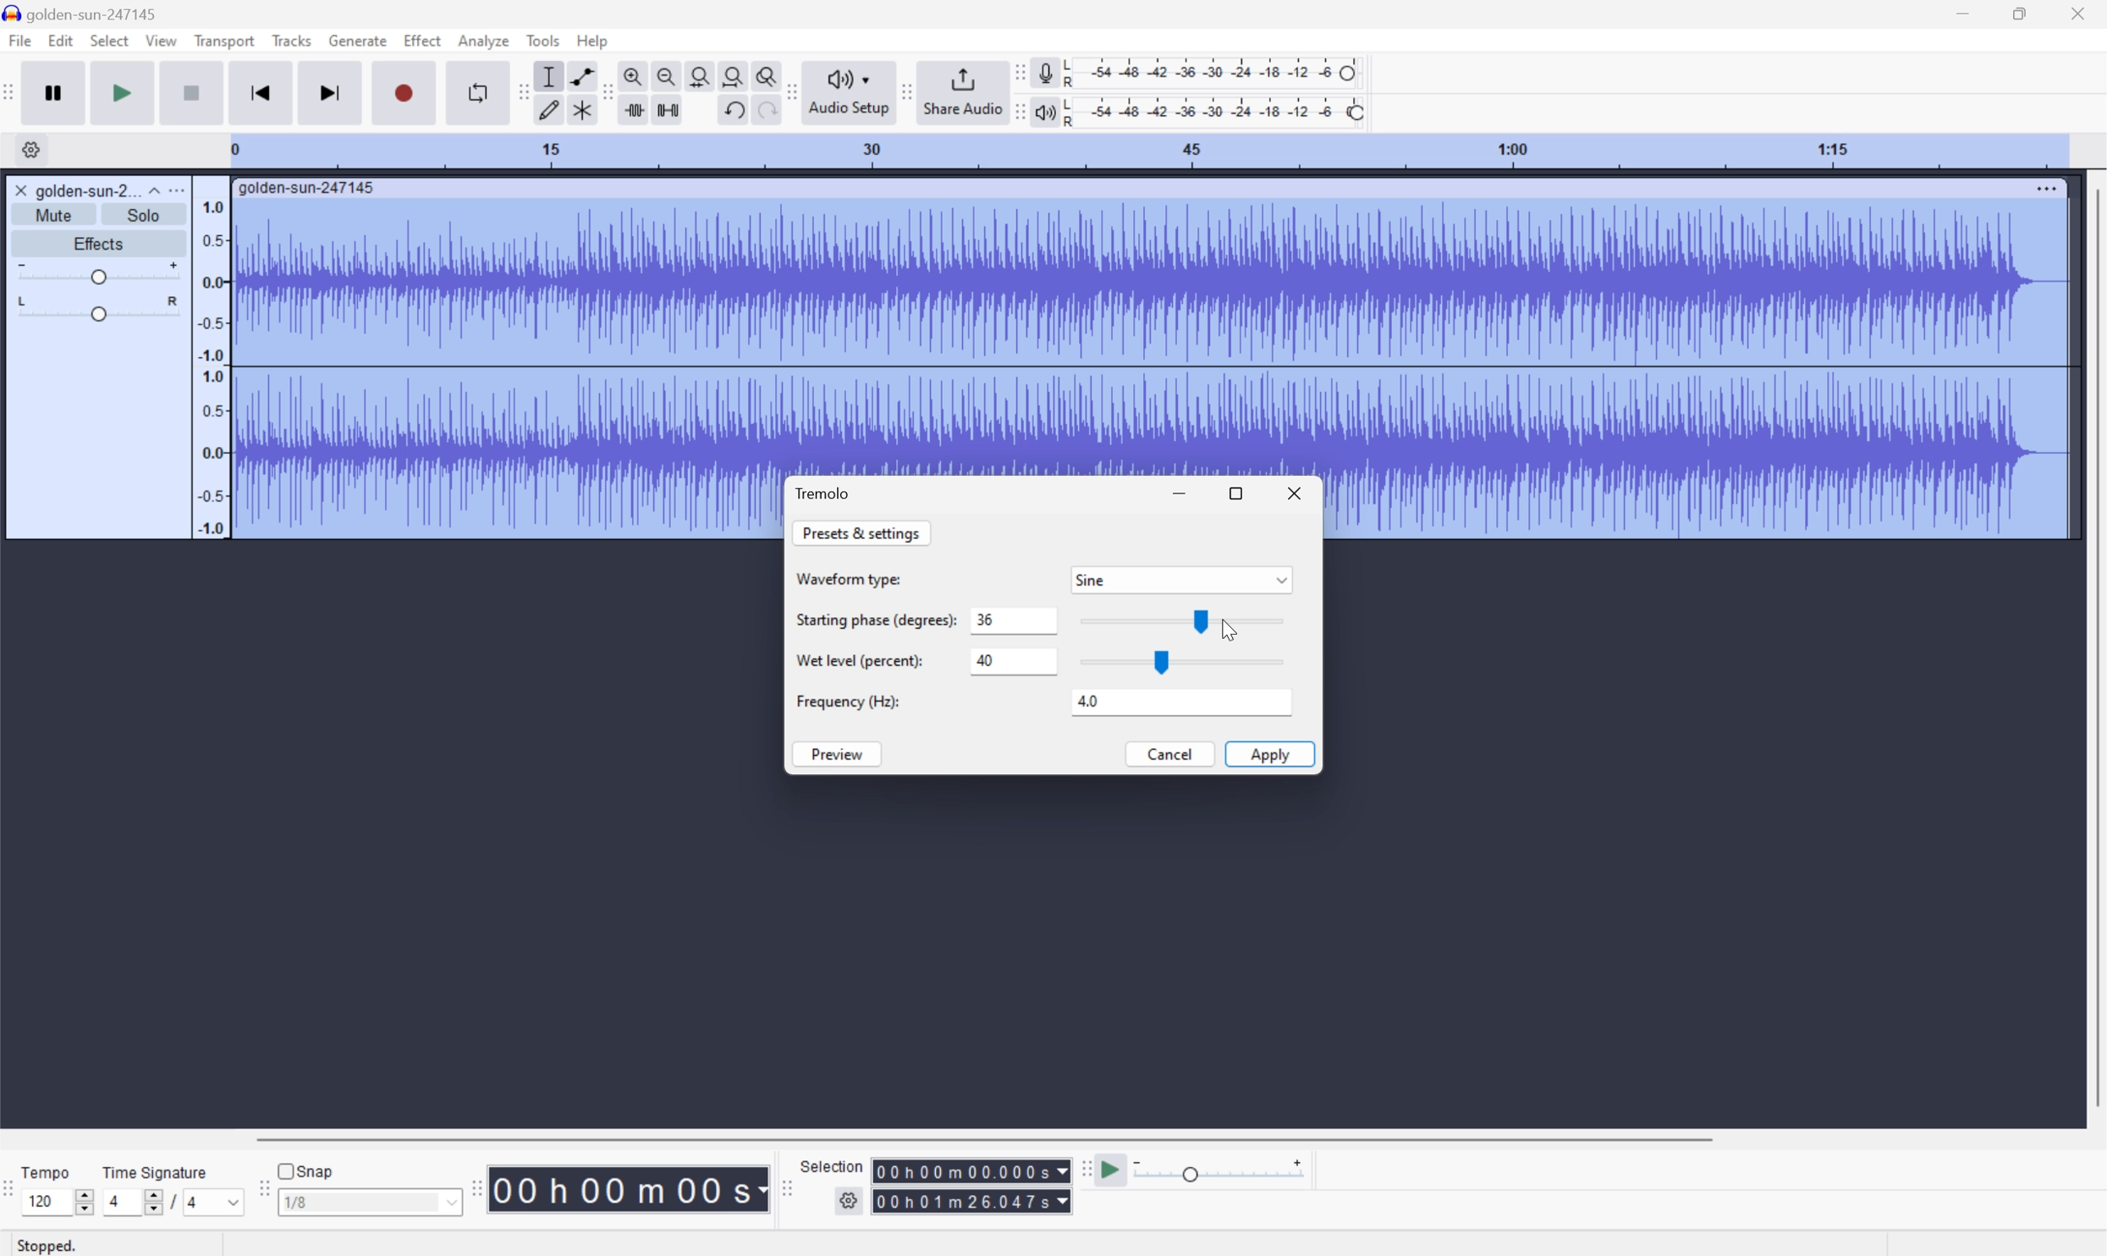 Image resolution: width=2107 pixels, height=1256 pixels. What do you see at coordinates (850, 93) in the screenshot?
I see `Audio setup` at bounding box center [850, 93].